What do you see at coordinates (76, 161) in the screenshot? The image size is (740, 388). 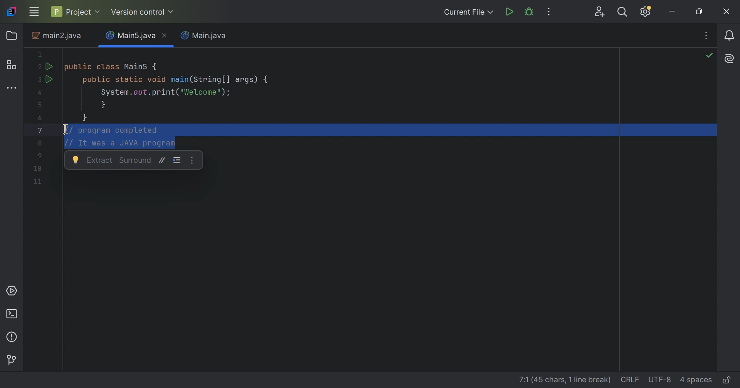 I see `Ask` at bounding box center [76, 161].